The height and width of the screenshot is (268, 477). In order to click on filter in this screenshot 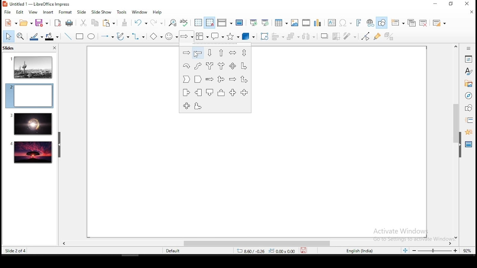, I will do `click(350, 36)`.